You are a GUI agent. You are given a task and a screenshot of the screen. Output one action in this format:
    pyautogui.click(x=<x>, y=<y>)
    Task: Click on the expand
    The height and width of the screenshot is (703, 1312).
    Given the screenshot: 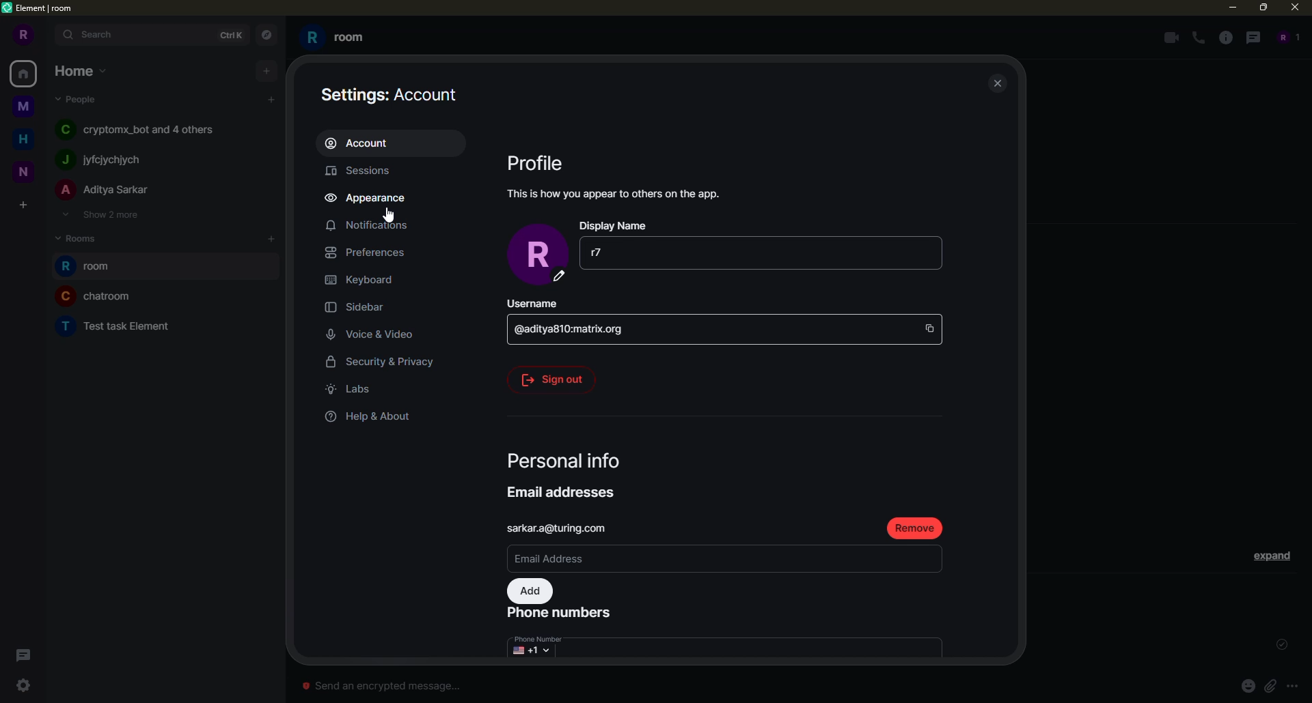 What is the action you would take?
    pyautogui.click(x=49, y=35)
    